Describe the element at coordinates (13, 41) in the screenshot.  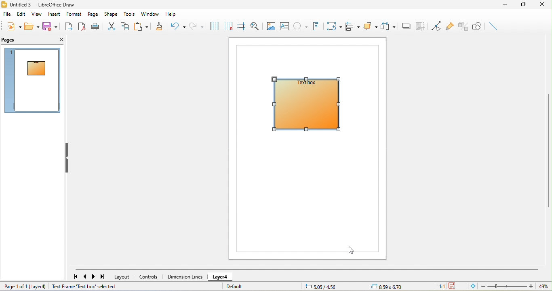
I see `pages` at that location.